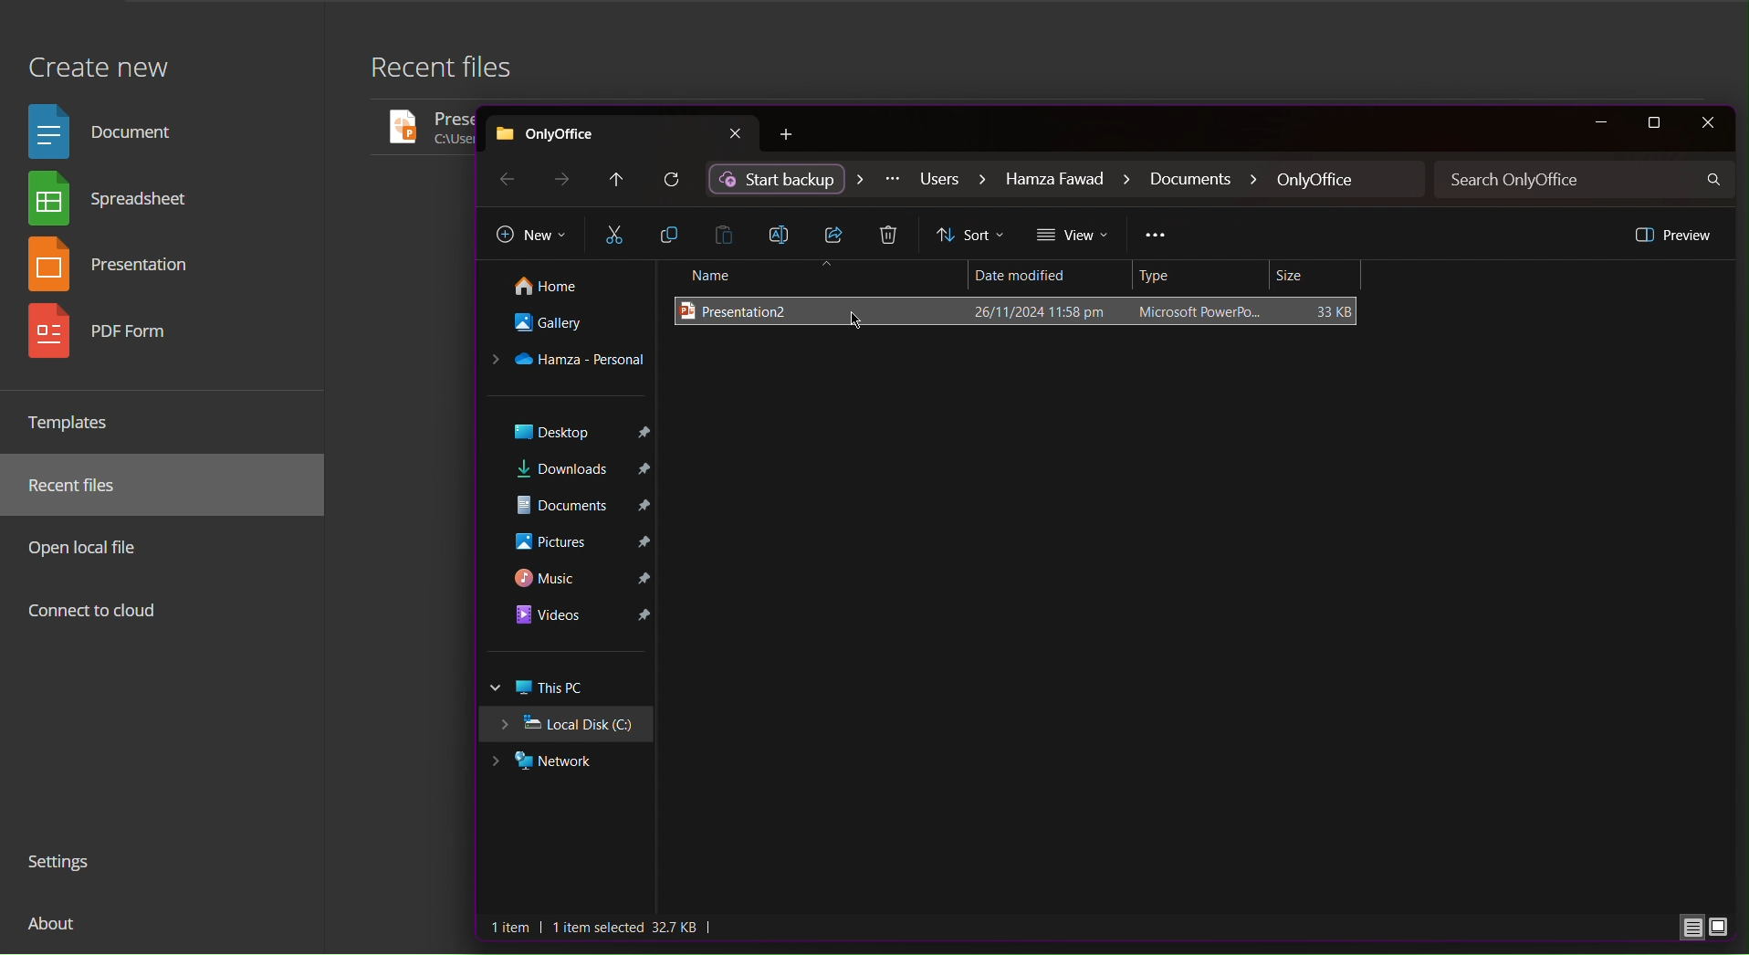  Describe the element at coordinates (570, 533) in the screenshot. I see `Folders` at that location.